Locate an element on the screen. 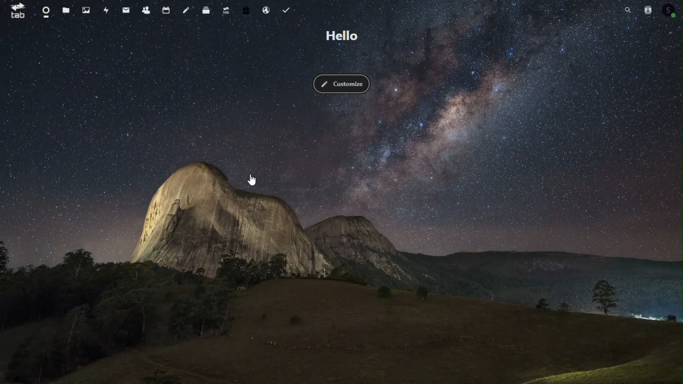  Activity is located at coordinates (108, 9).